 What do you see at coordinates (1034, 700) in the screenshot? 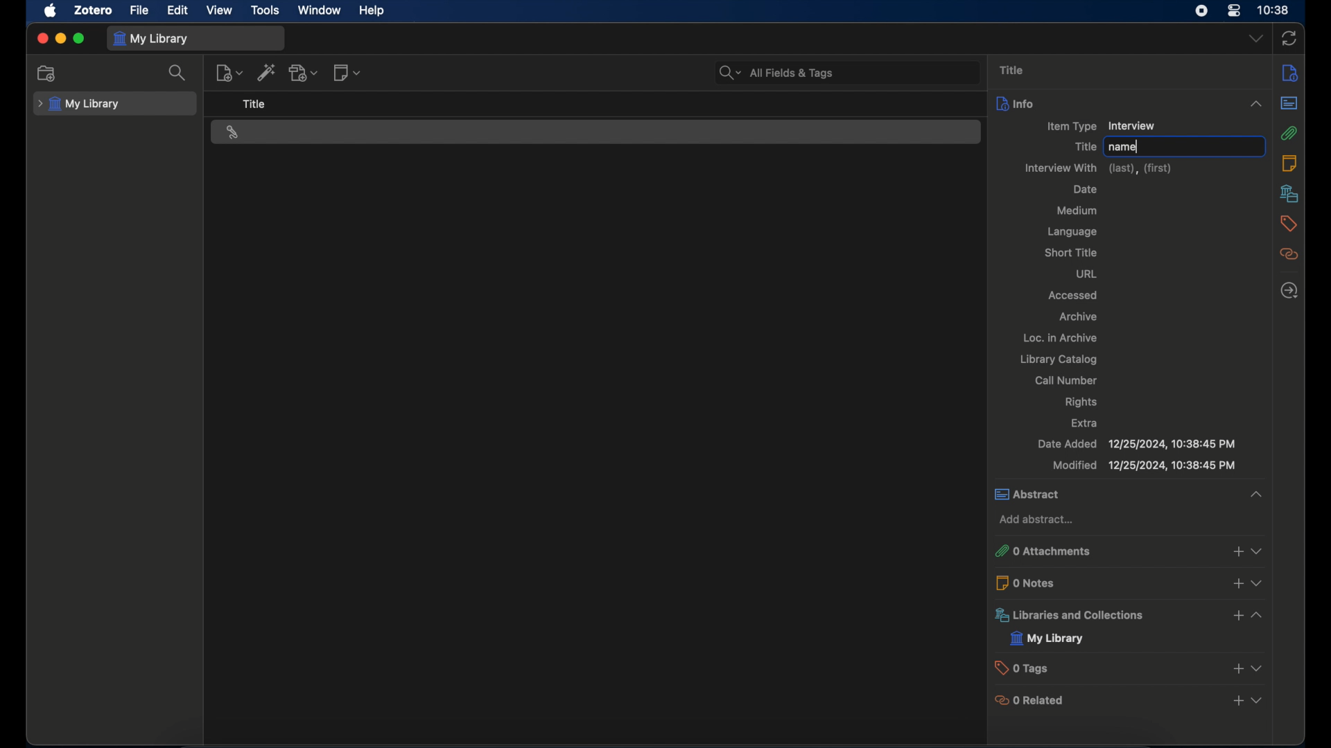
I see `0 related` at bounding box center [1034, 700].